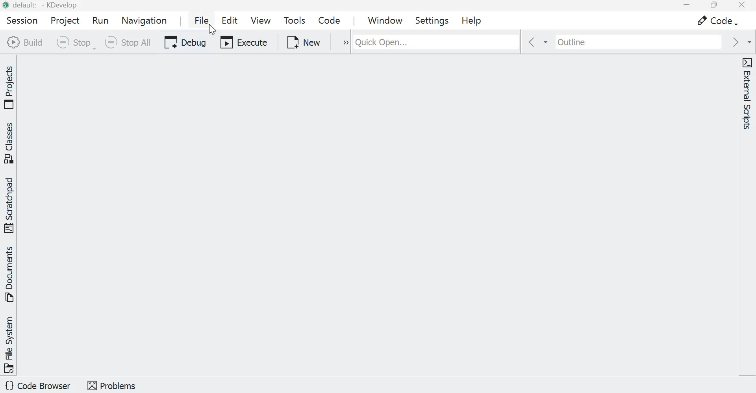 This screenshot has height=393, width=756. I want to click on Toggle 'External scripts' tool view, so click(747, 95).